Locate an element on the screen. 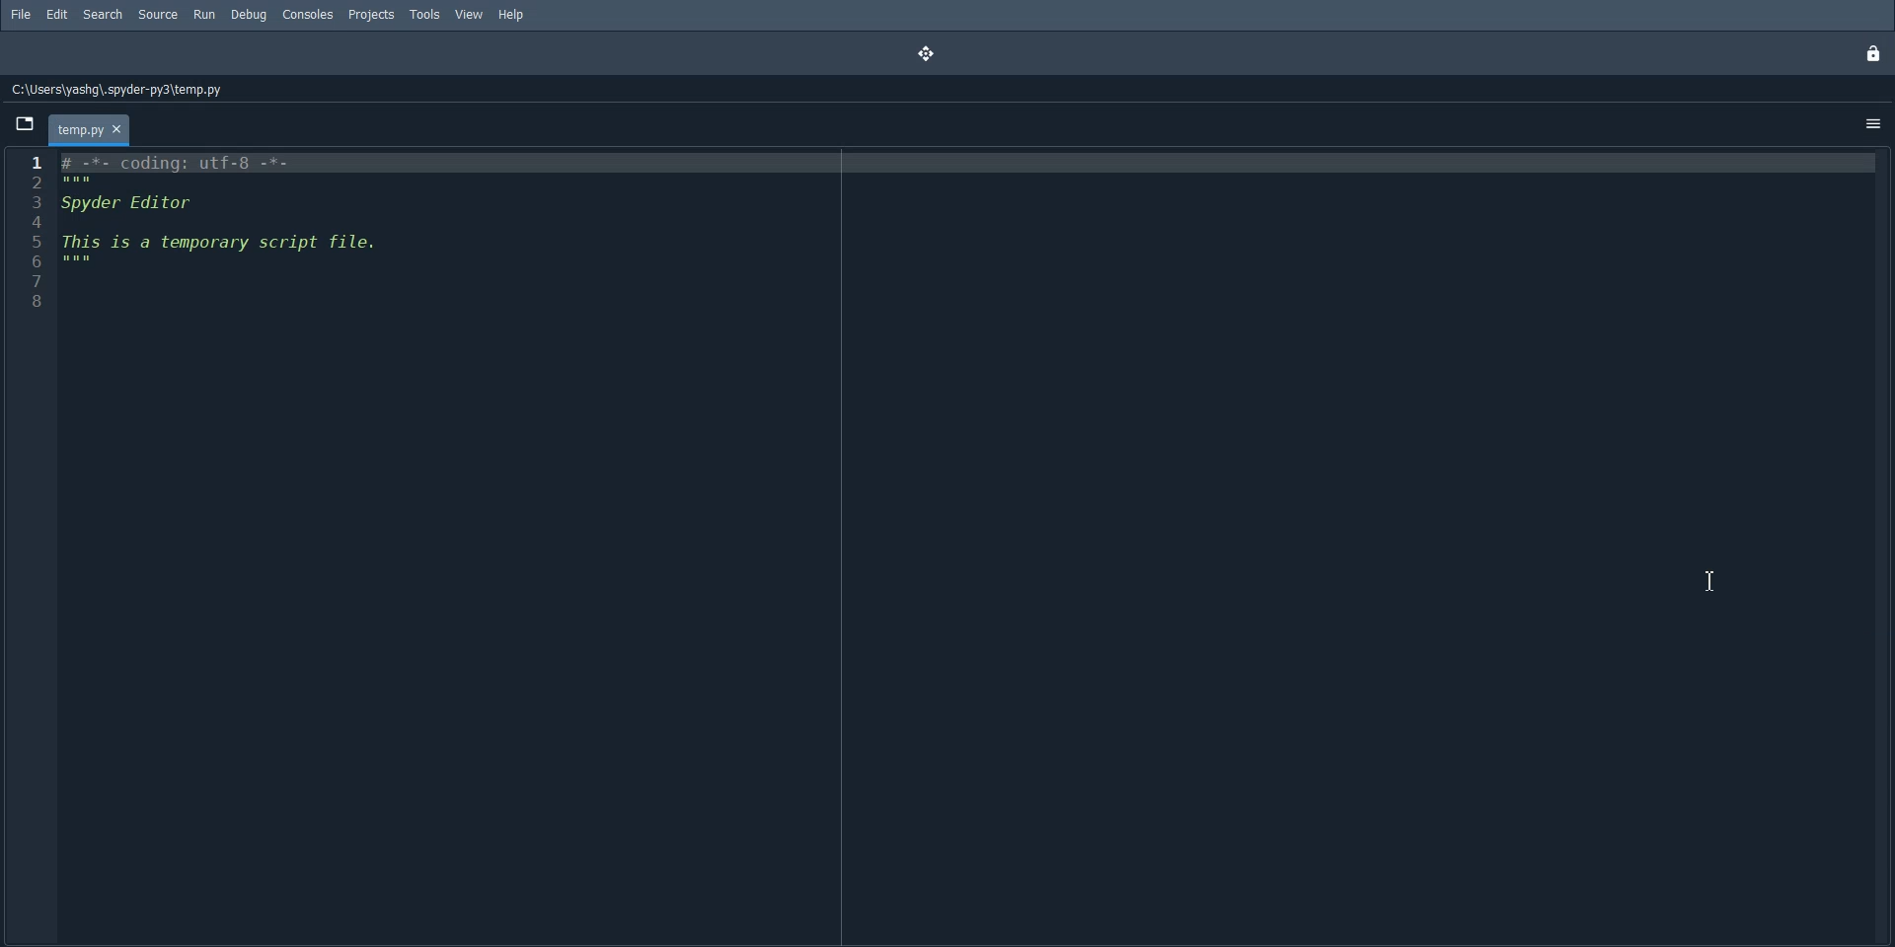  File is located at coordinates (22, 14).